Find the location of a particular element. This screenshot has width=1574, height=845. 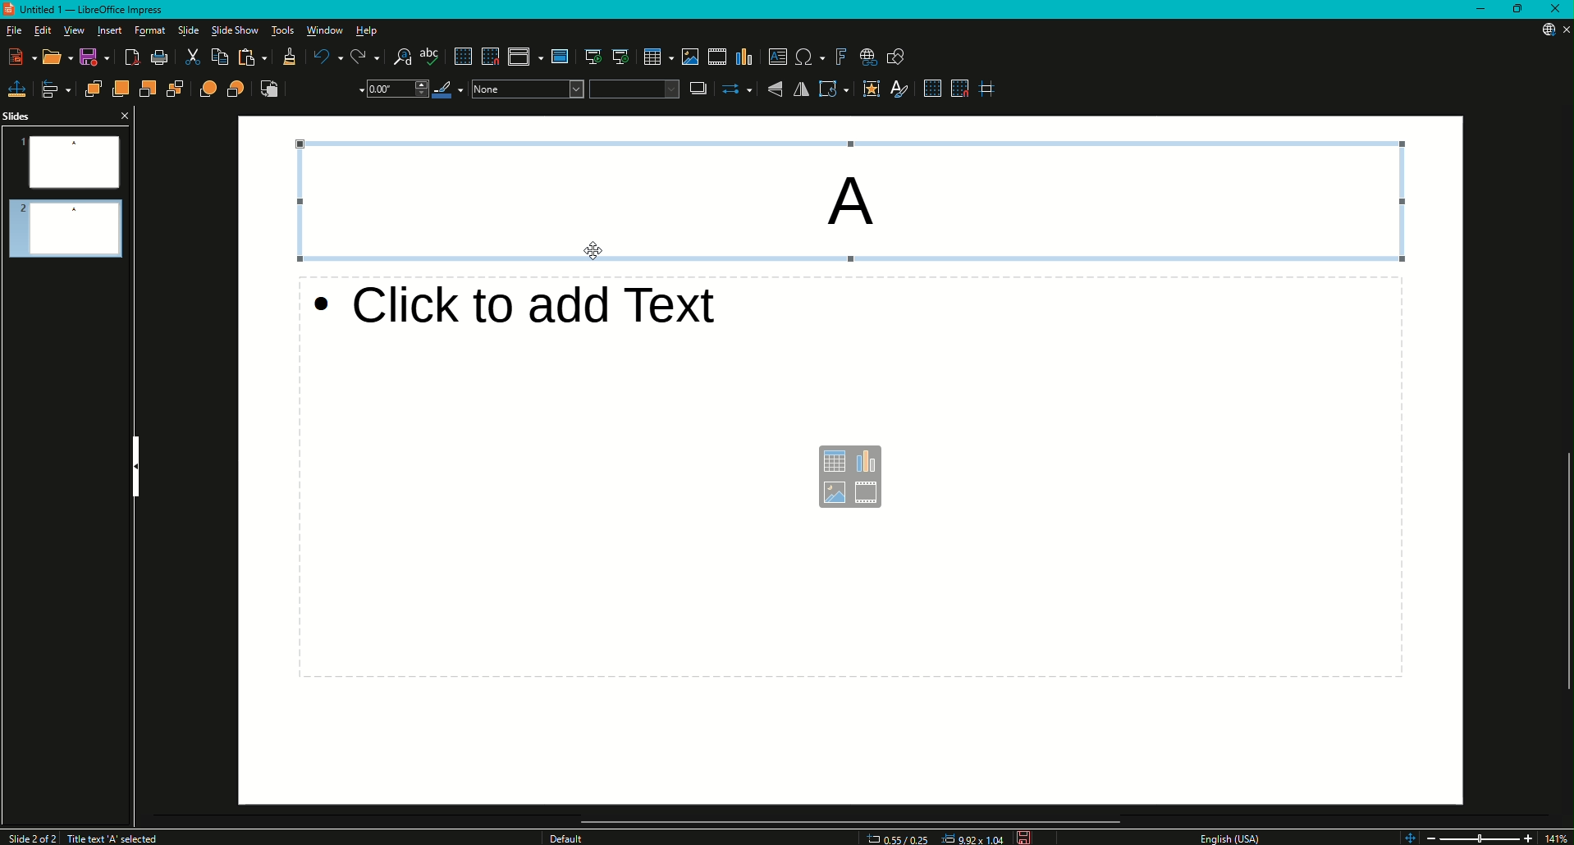

Reverse is located at coordinates (268, 91).